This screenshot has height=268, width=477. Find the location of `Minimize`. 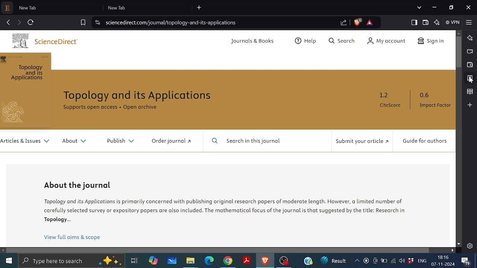

Minimize is located at coordinates (435, 7).